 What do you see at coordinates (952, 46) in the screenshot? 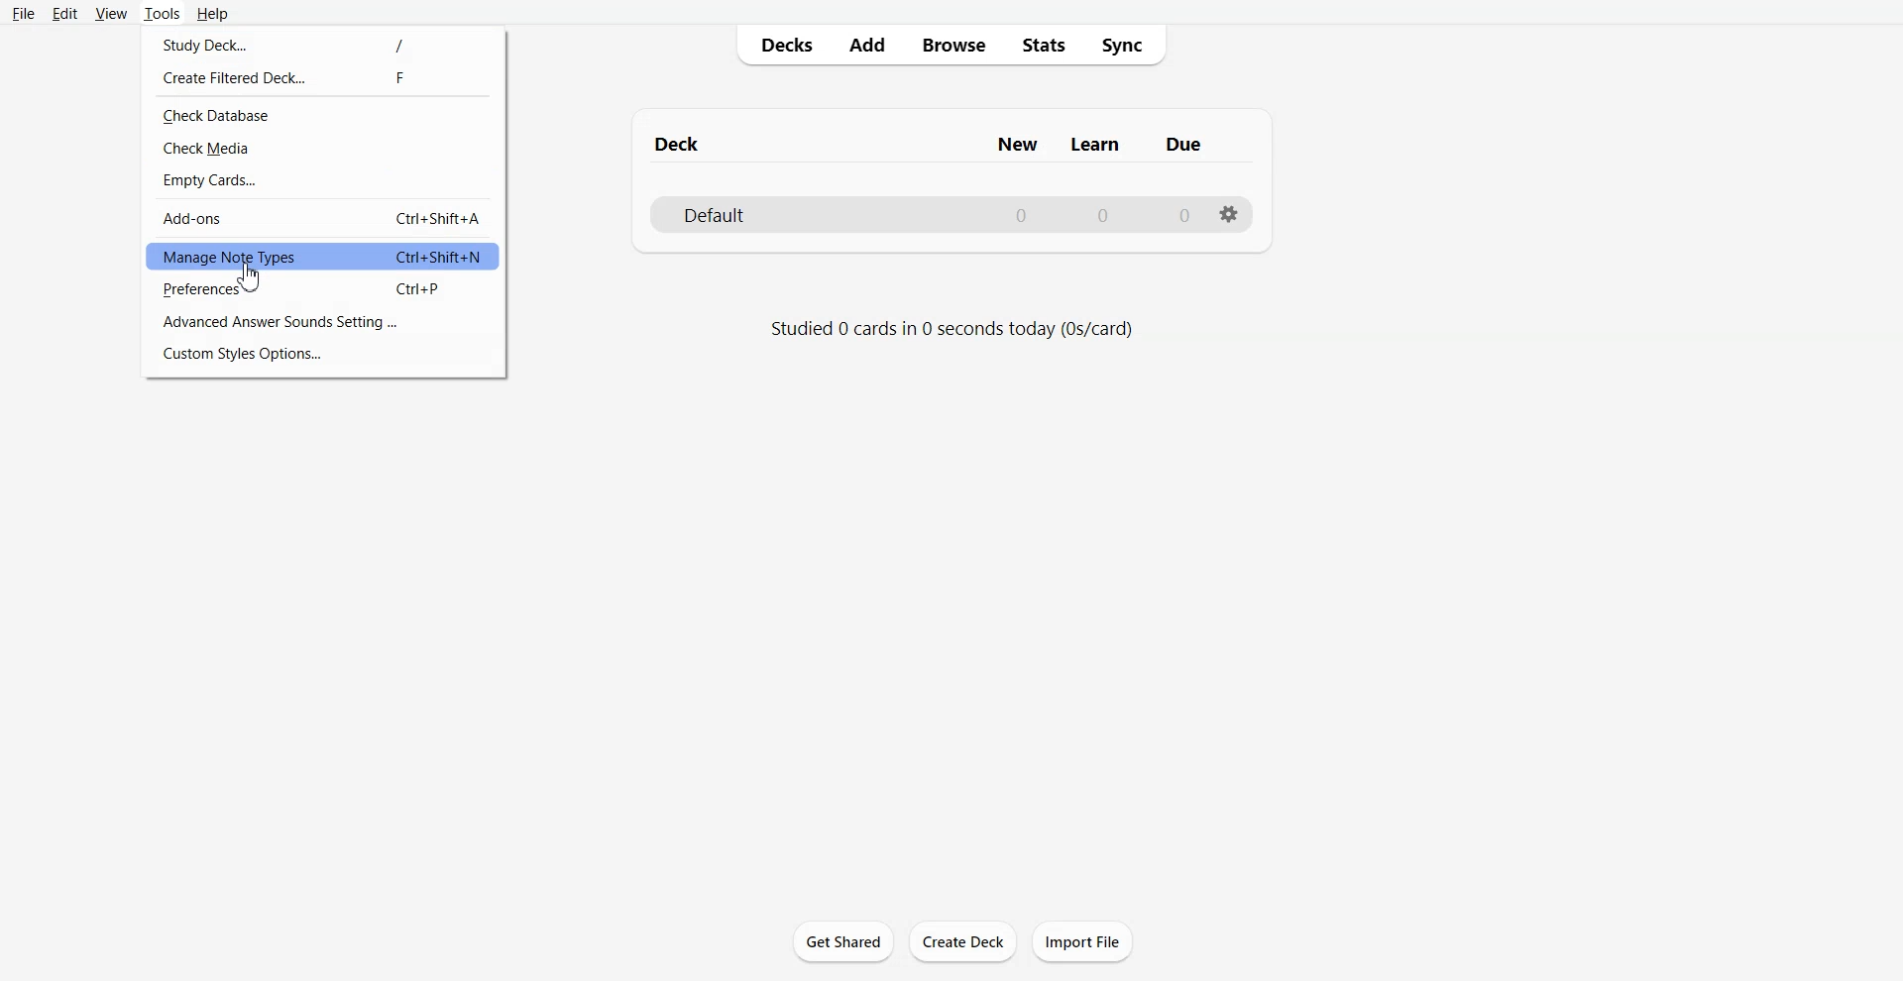
I see `Browse` at bounding box center [952, 46].